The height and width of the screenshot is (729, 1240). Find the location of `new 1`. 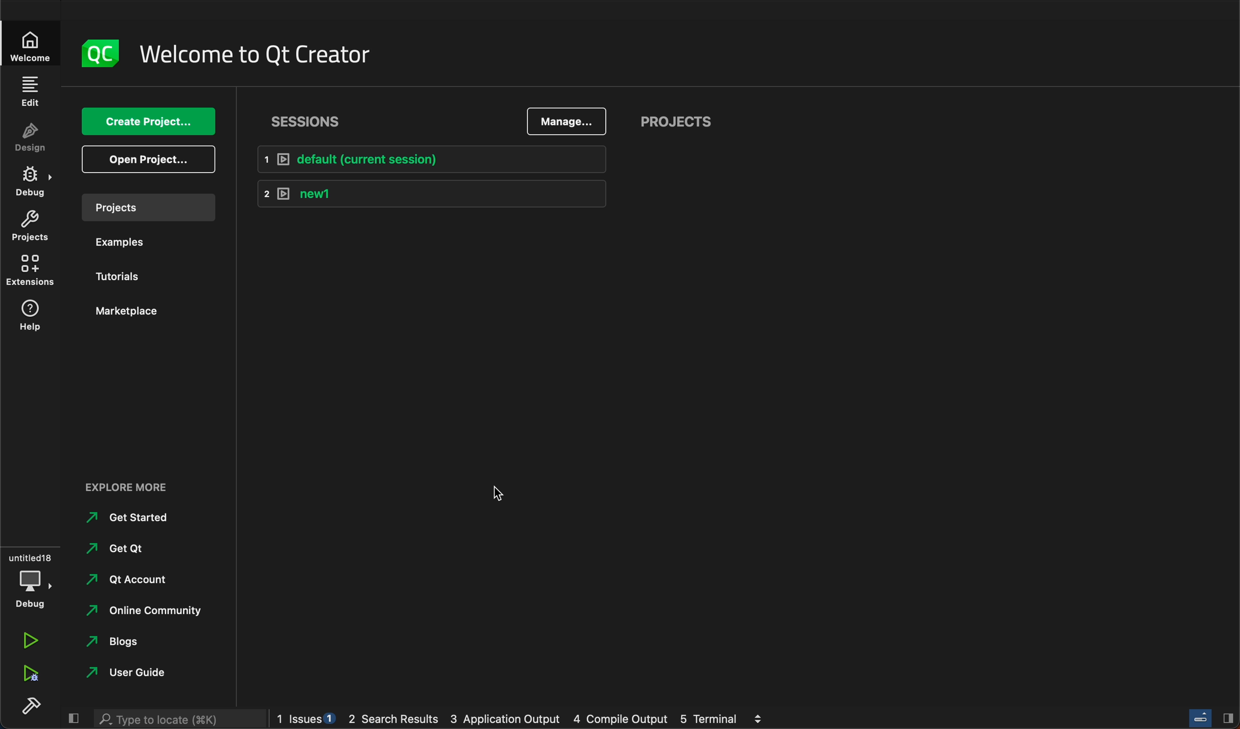

new 1 is located at coordinates (431, 193).